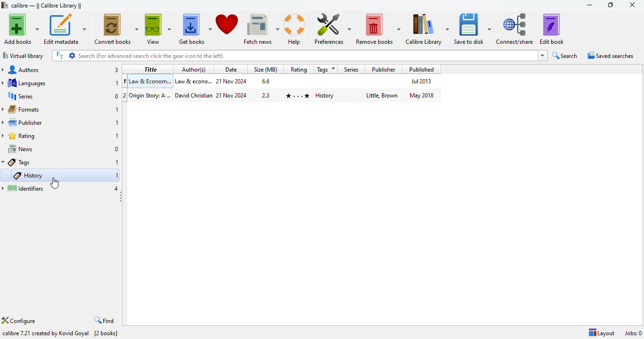  I want to click on law & economics, so click(151, 82).